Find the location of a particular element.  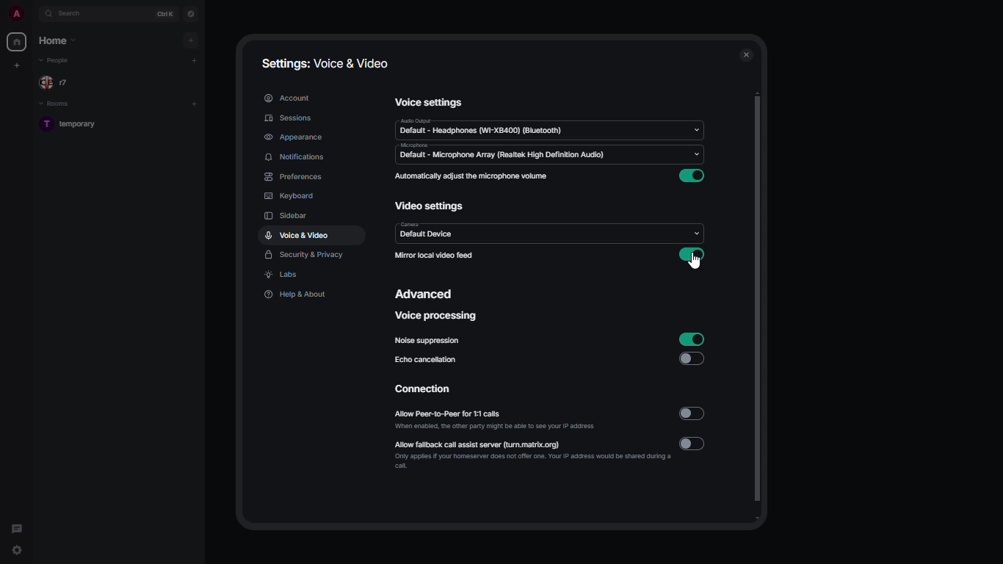

enabled is located at coordinates (695, 177).